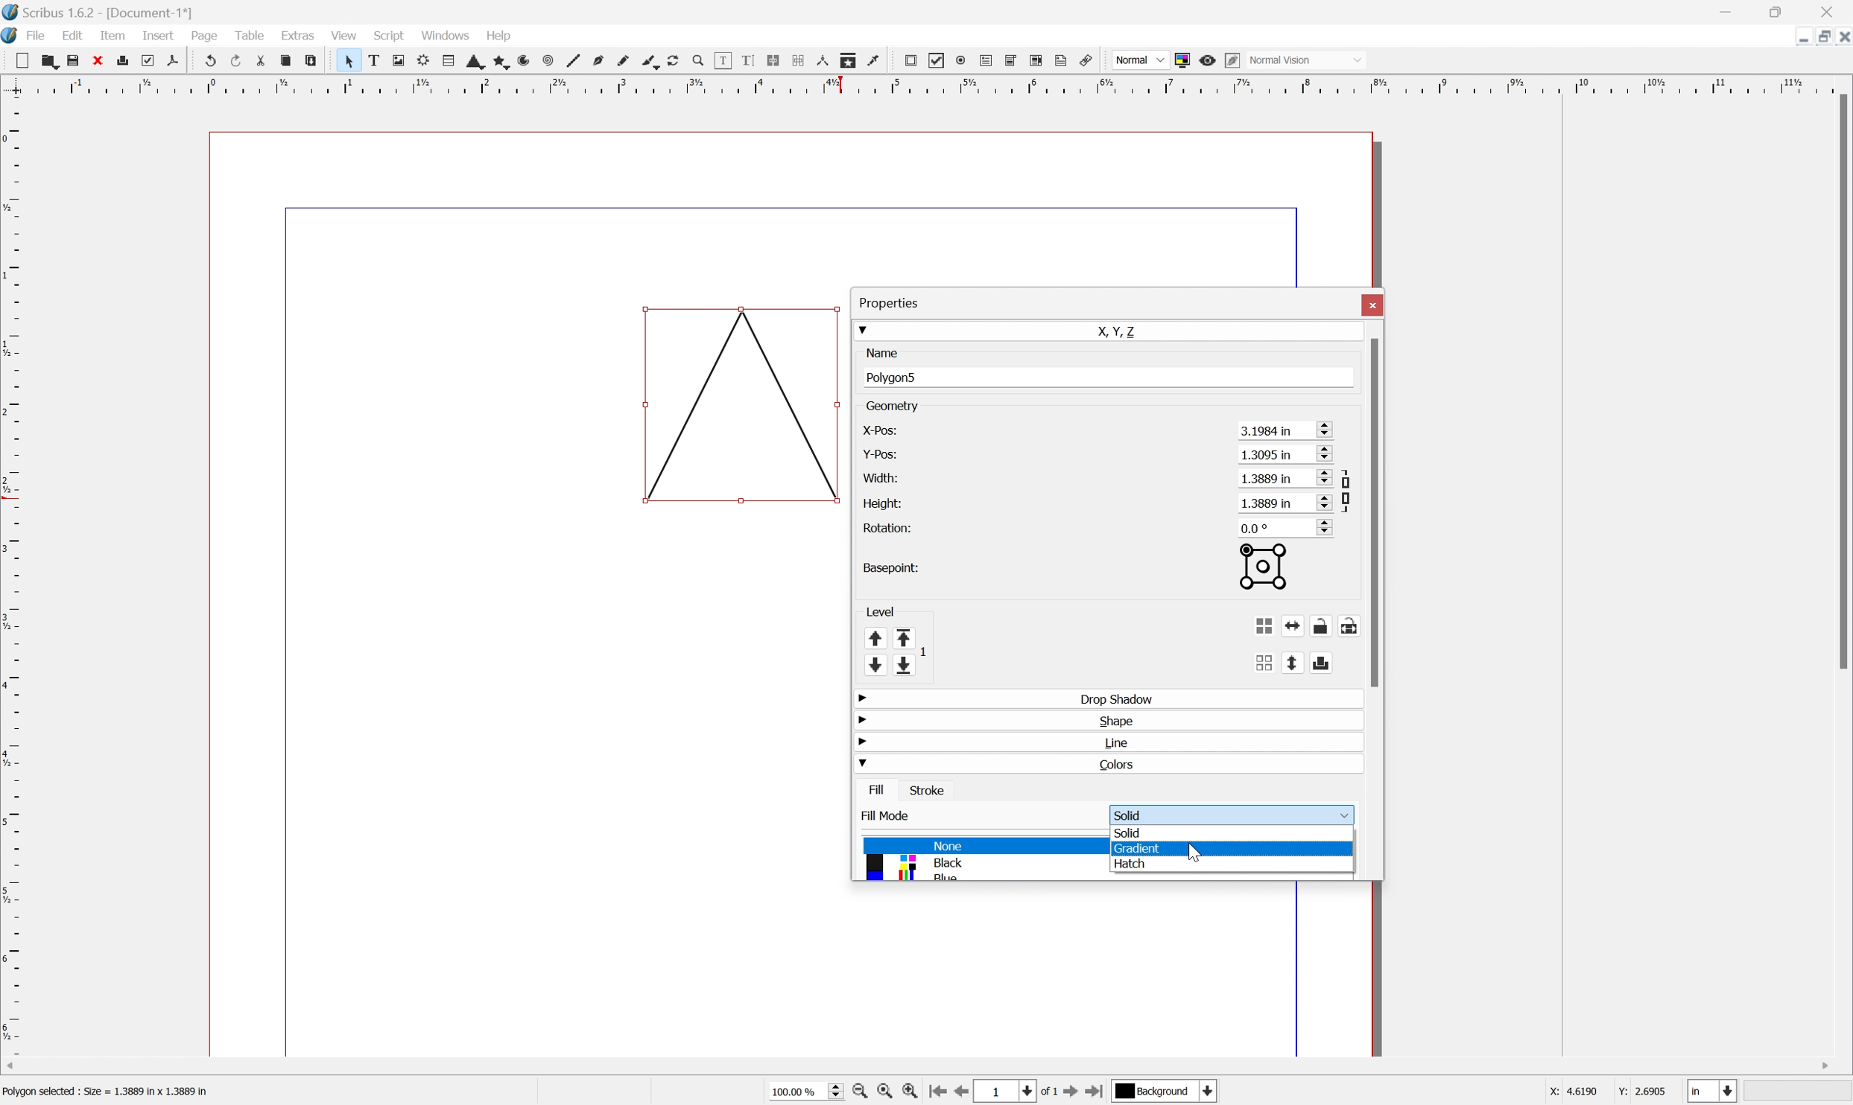 This screenshot has width=1853, height=1105. What do you see at coordinates (1051, 1092) in the screenshot?
I see `of 1` at bounding box center [1051, 1092].